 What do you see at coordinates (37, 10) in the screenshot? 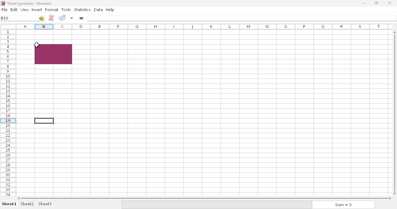
I see `insert` at bounding box center [37, 10].